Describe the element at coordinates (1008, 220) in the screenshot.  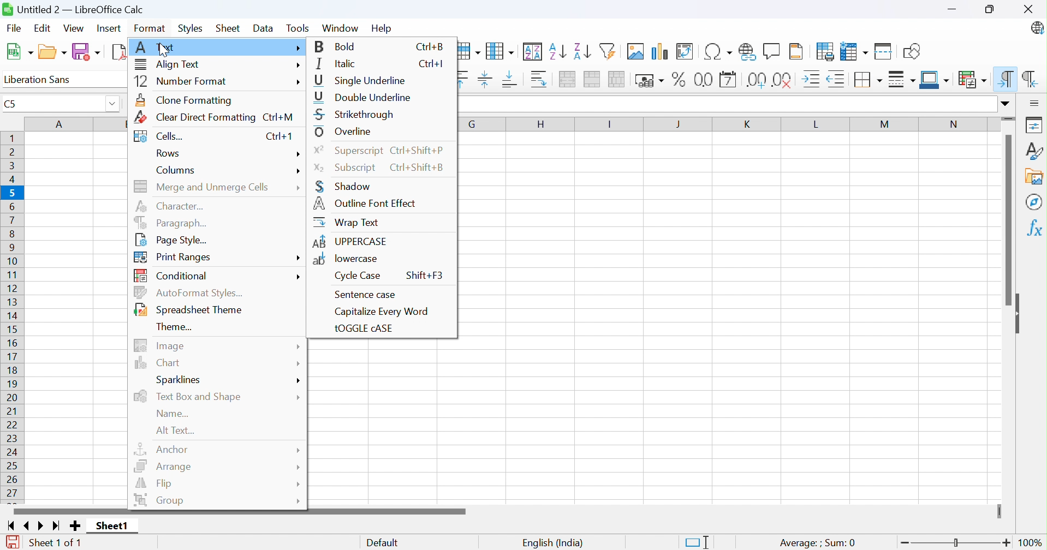
I see `Scroll bar` at that location.